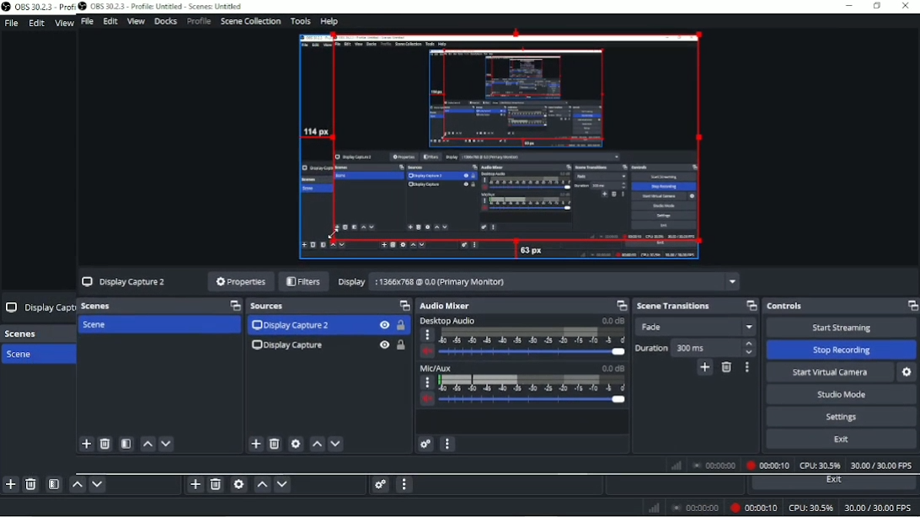 The height and width of the screenshot is (517, 920). What do you see at coordinates (748, 369) in the screenshot?
I see `Transition properties` at bounding box center [748, 369].